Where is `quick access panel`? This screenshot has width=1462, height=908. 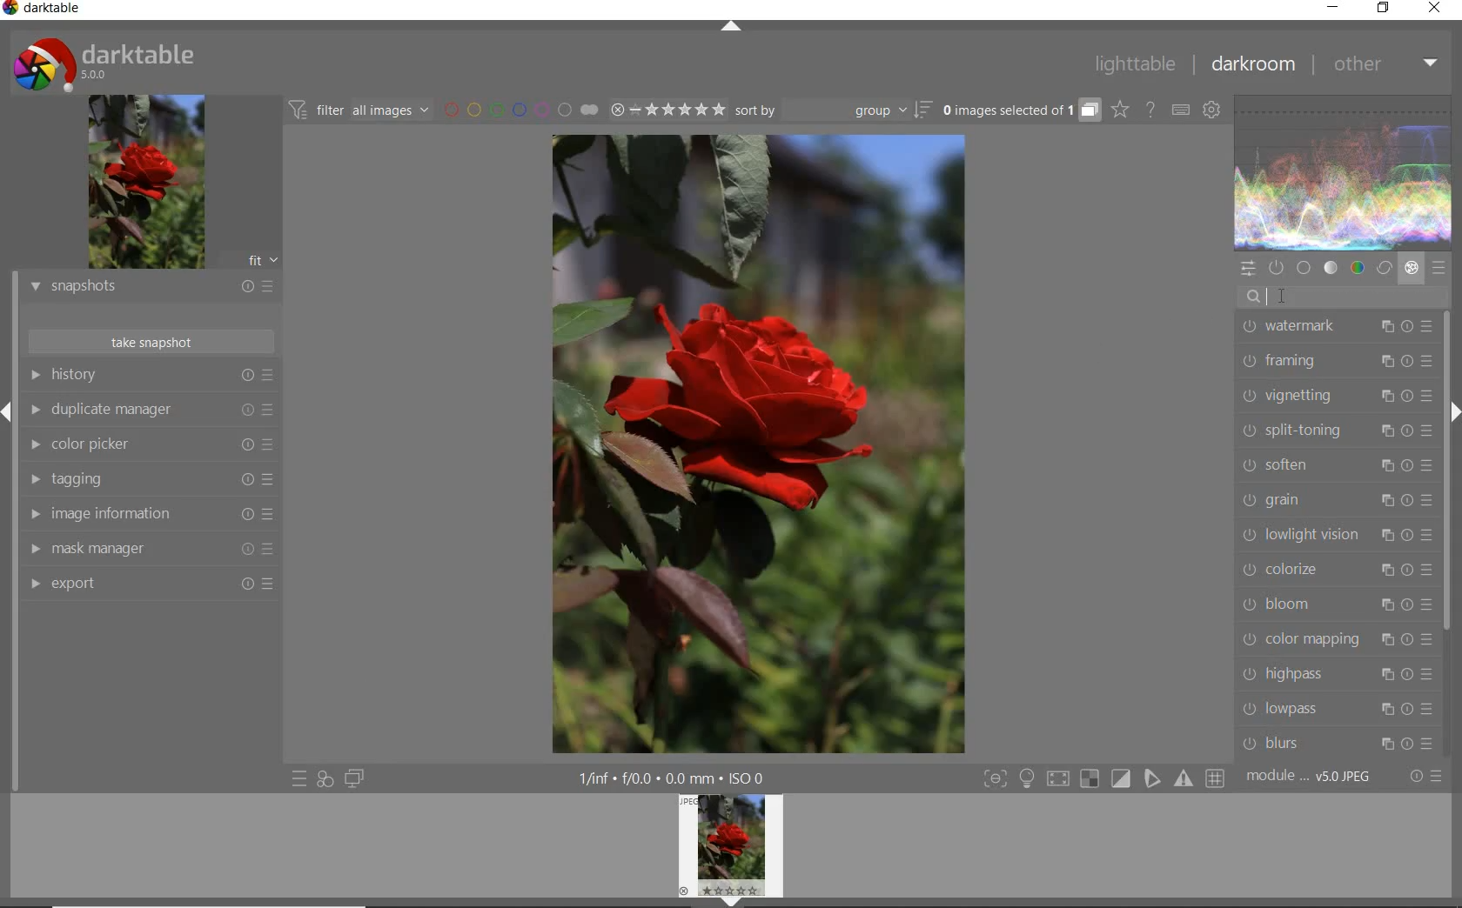
quick access panel is located at coordinates (1247, 269).